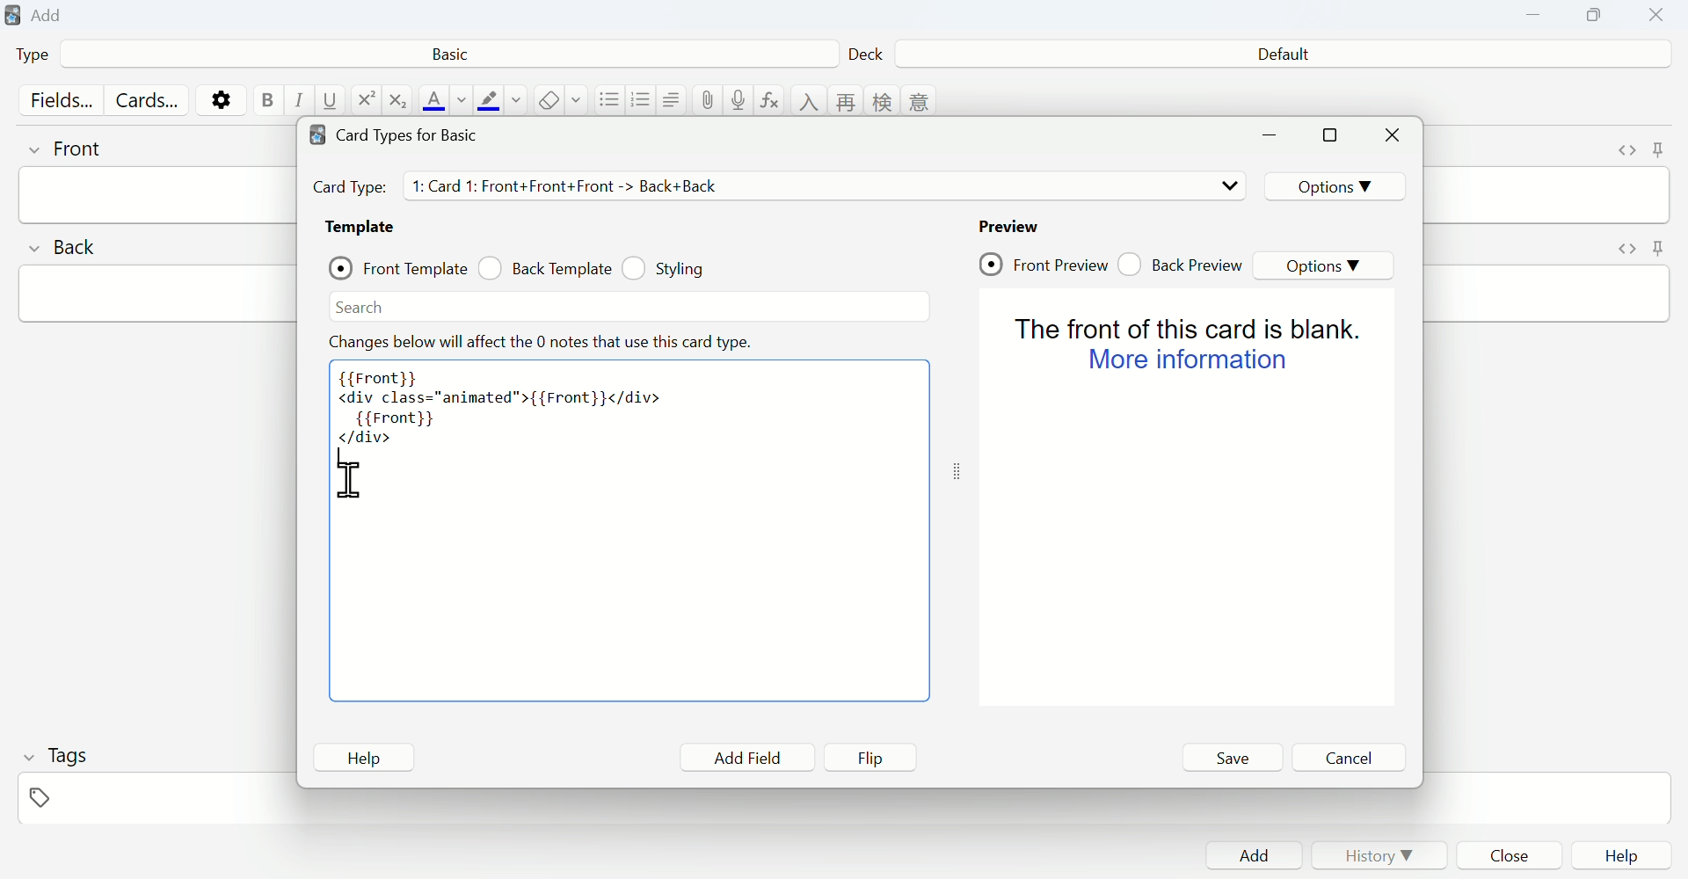 This screenshot has height=879, width=1688. What do you see at coordinates (707, 100) in the screenshot?
I see `attach pictures/audio/video` at bounding box center [707, 100].